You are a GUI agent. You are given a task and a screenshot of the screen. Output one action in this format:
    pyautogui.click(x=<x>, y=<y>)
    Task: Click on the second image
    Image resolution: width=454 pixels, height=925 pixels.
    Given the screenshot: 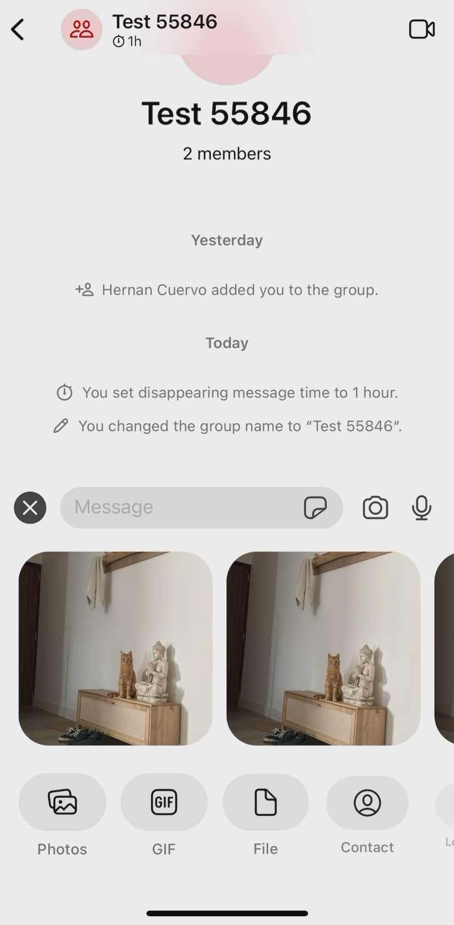 What is the action you would take?
    pyautogui.click(x=325, y=653)
    